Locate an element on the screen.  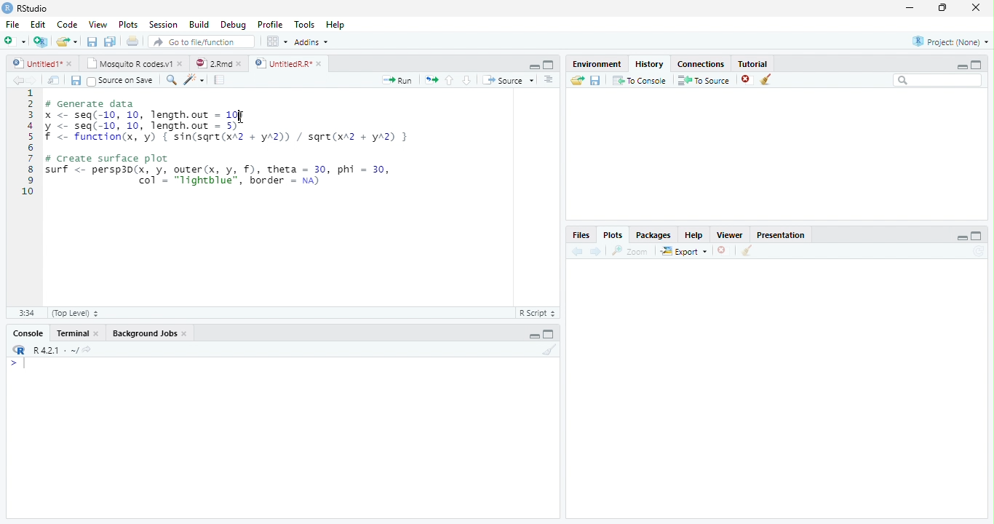
Close is located at coordinates (185, 333).